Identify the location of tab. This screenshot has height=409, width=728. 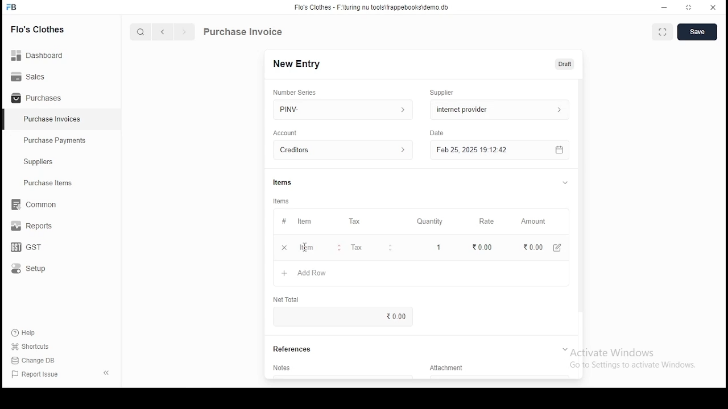
(565, 183).